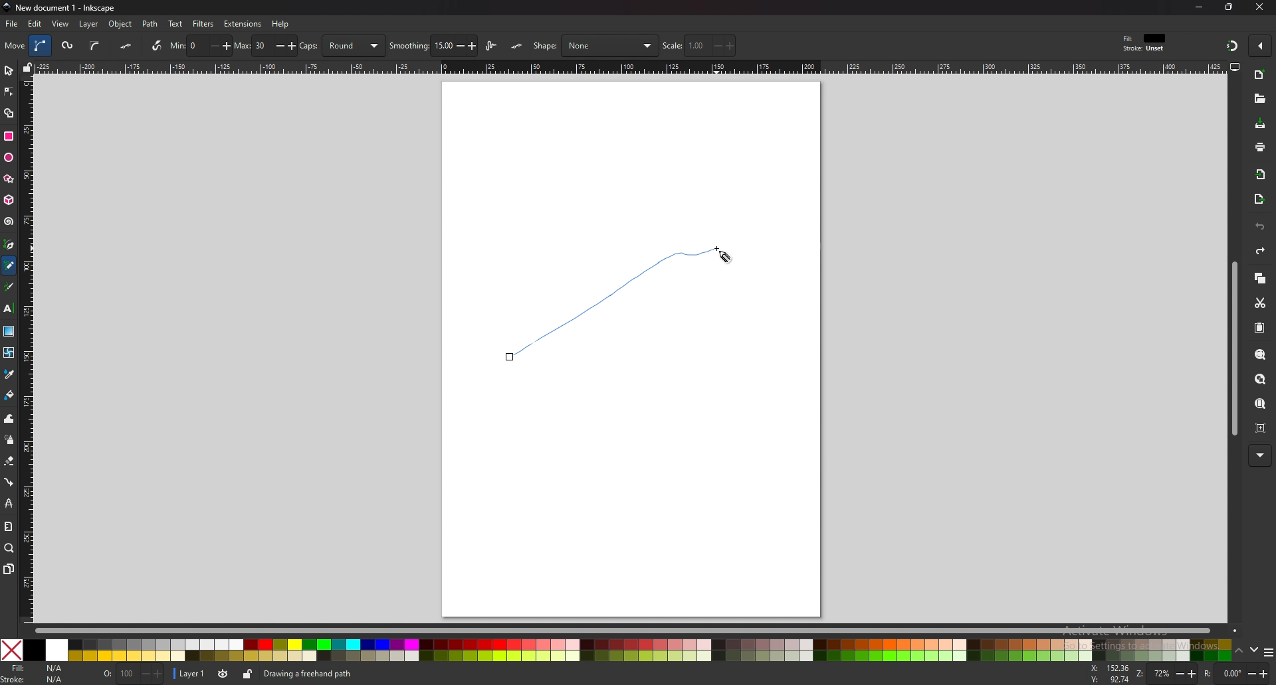 The width and height of the screenshot is (1276, 685). Describe the element at coordinates (176, 24) in the screenshot. I see `text` at that location.